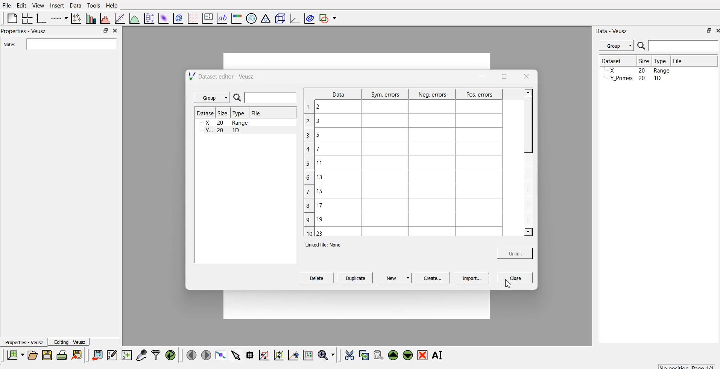 Image resolution: width=720 pixels, height=369 pixels. Describe the element at coordinates (316, 279) in the screenshot. I see `Delete` at that location.